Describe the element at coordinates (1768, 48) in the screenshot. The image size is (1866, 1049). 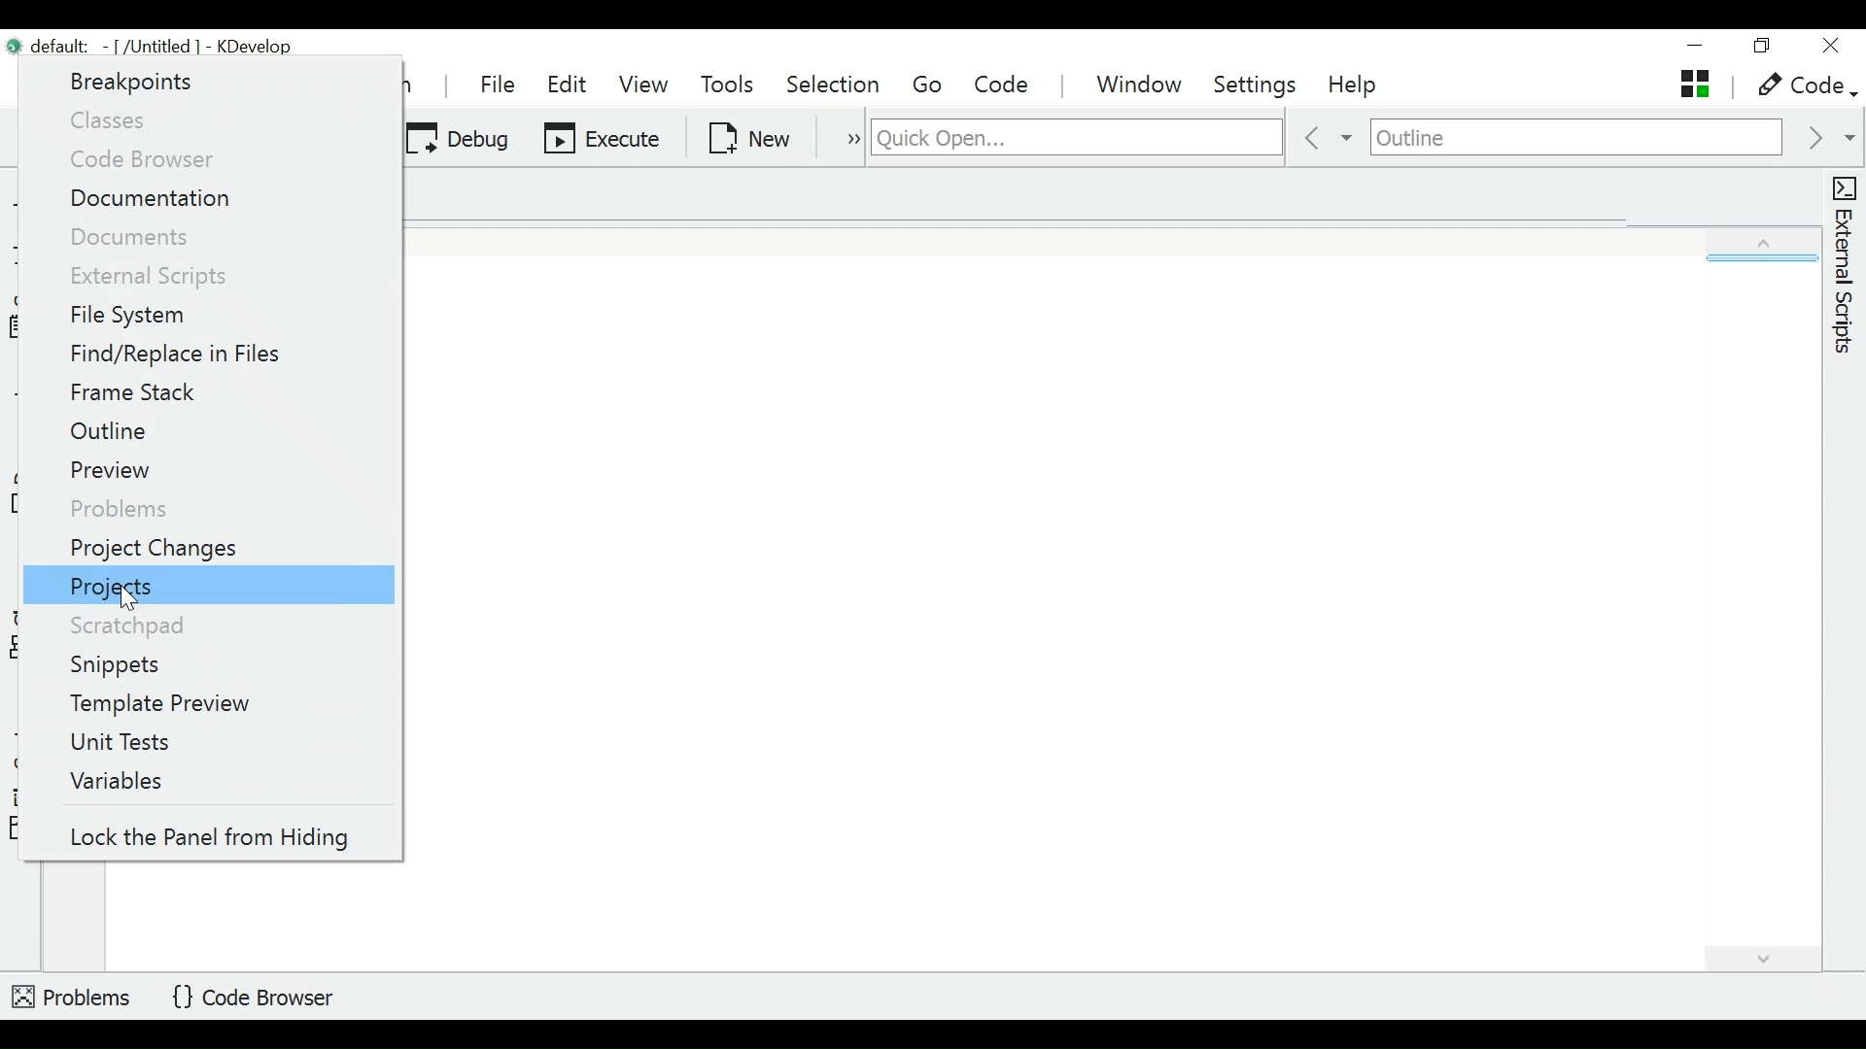
I see `restore` at that location.